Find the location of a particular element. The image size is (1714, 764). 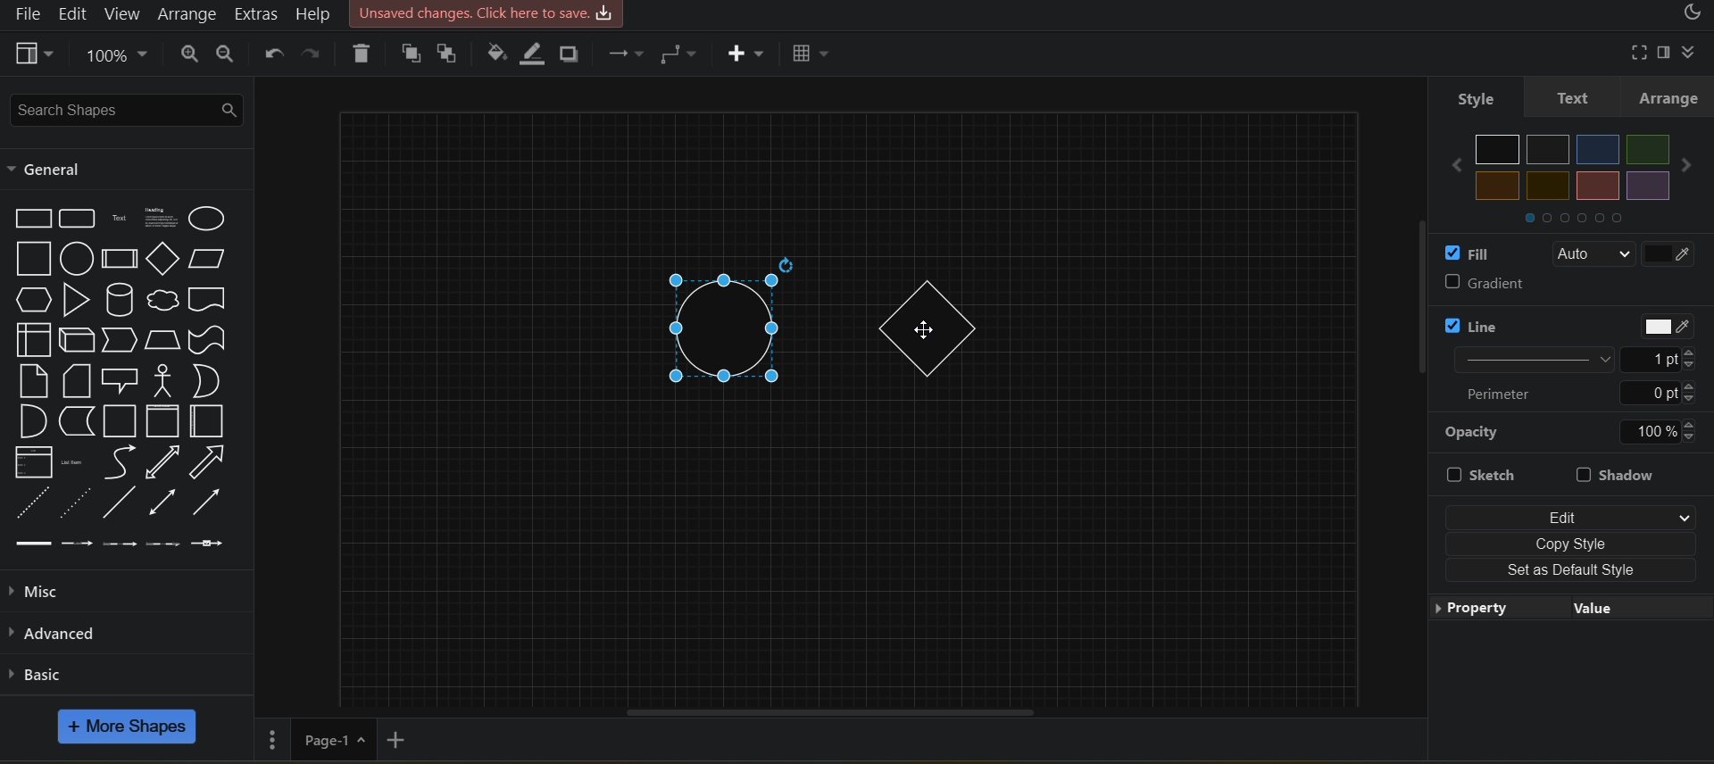

 is located at coordinates (1599, 148).